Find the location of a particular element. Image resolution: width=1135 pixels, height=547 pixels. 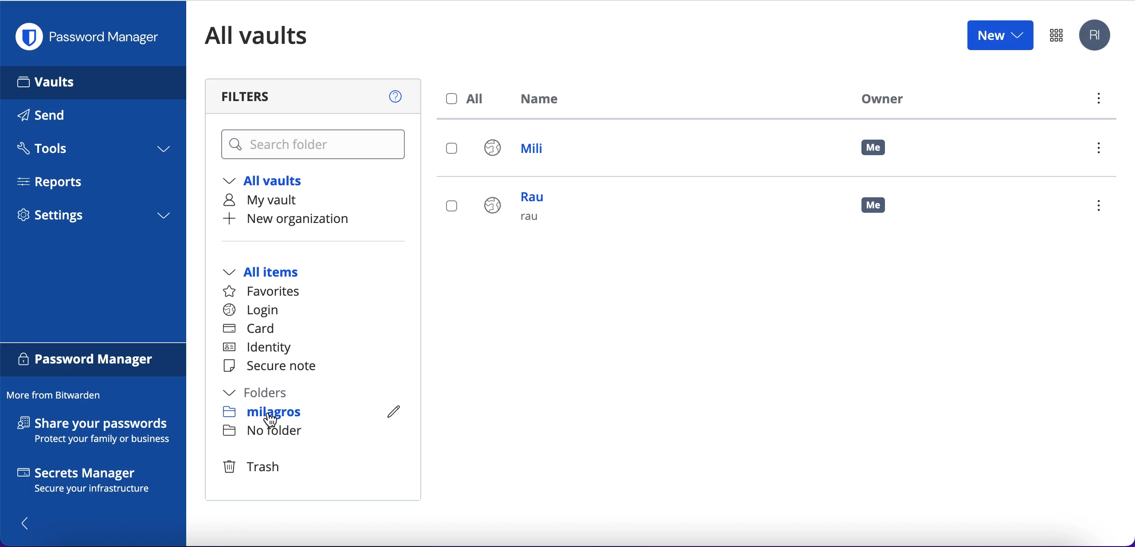

identity is located at coordinates (261, 348).